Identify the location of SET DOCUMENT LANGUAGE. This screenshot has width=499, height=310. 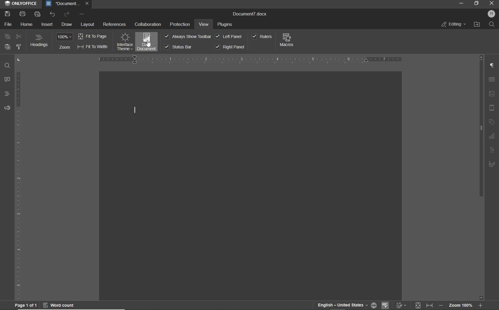
(373, 305).